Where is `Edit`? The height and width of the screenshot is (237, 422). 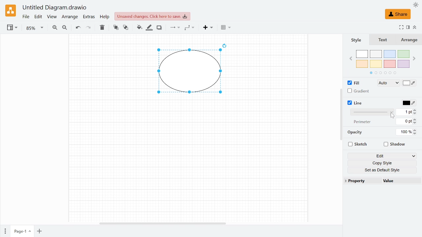
Edit is located at coordinates (38, 17).